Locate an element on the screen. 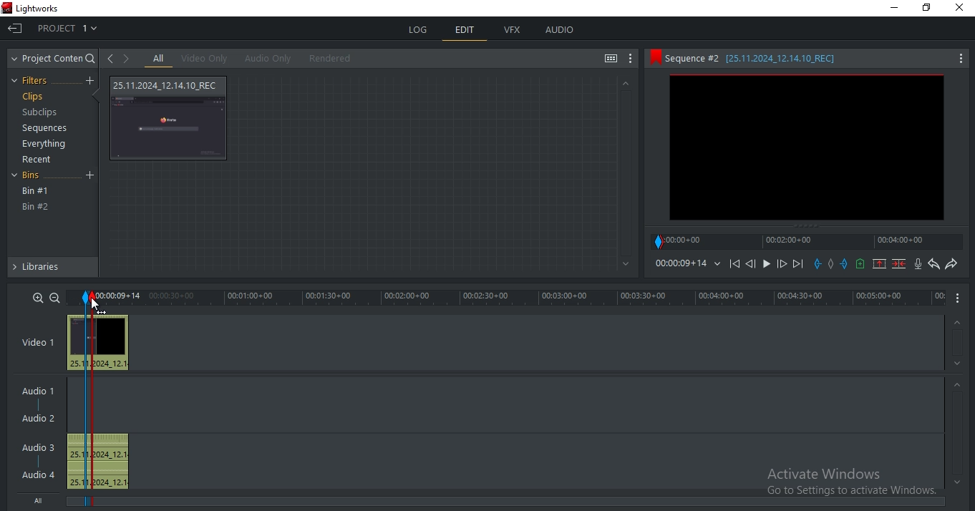  audio only is located at coordinates (266, 59).